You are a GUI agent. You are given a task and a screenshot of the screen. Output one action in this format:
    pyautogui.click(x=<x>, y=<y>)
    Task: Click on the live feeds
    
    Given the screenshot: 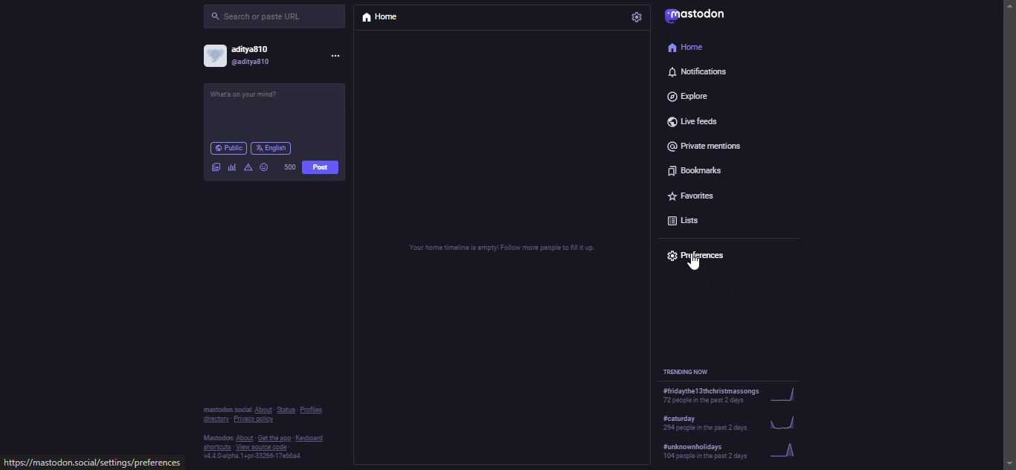 What is the action you would take?
    pyautogui.click(x=695, y=121)
    